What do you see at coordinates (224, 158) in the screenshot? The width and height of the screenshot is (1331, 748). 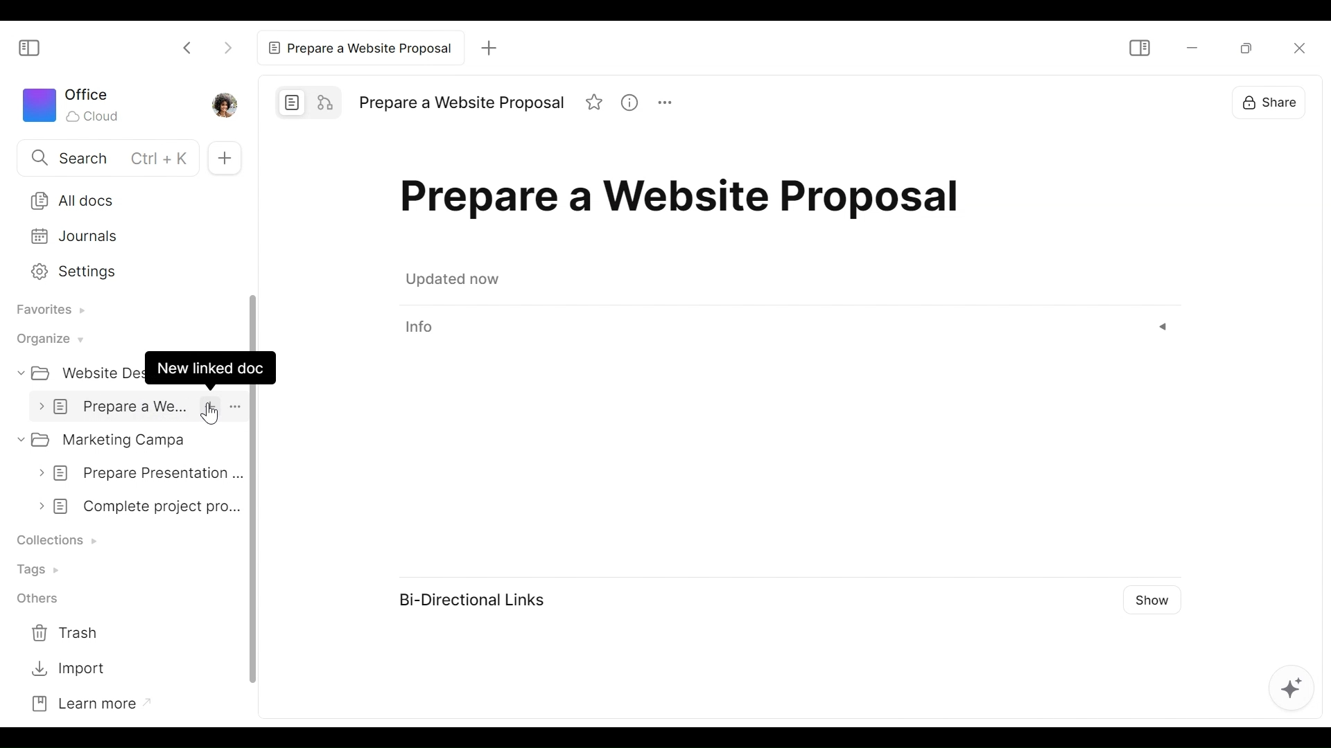 I see `New` at bounding box center [224, 158].